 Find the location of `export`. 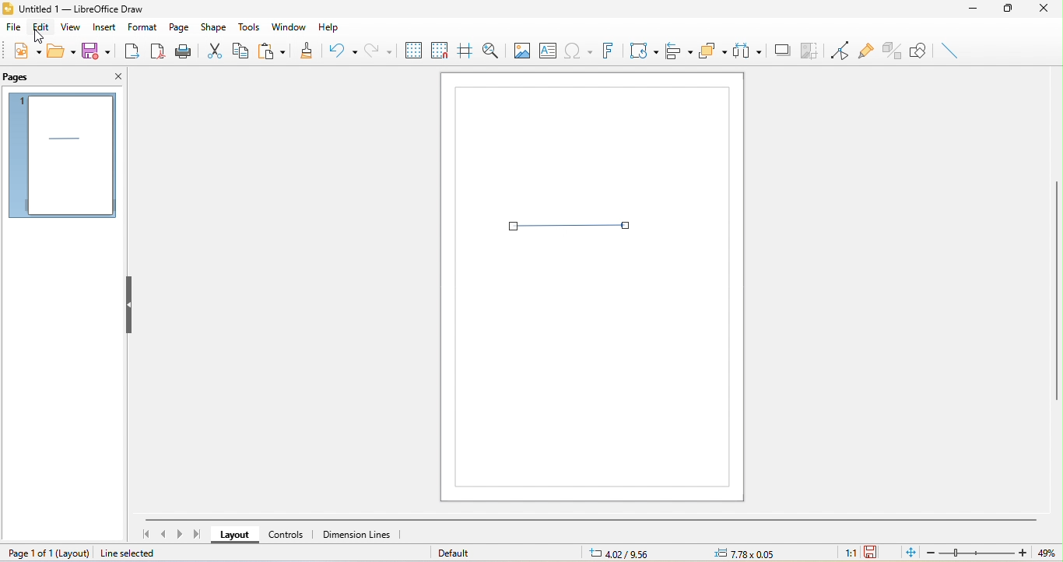

export is located at coordinates (134, 53).